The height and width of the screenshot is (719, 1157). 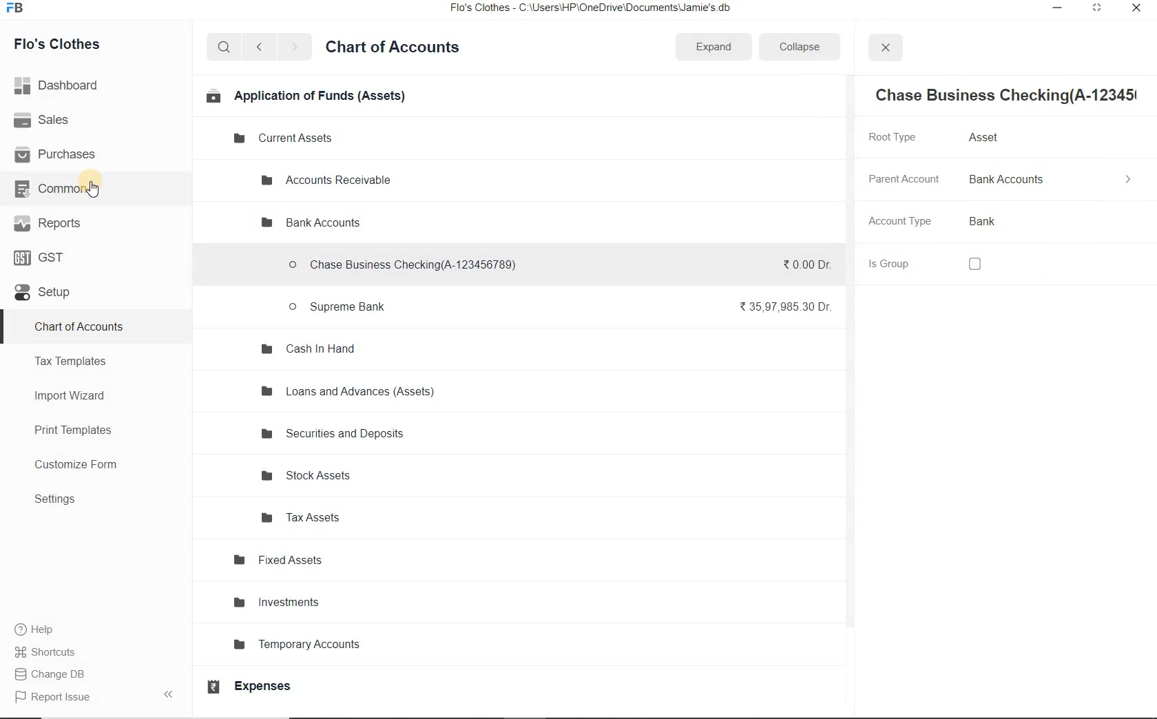 I want to click on Bank, so click(x=998, y=222).